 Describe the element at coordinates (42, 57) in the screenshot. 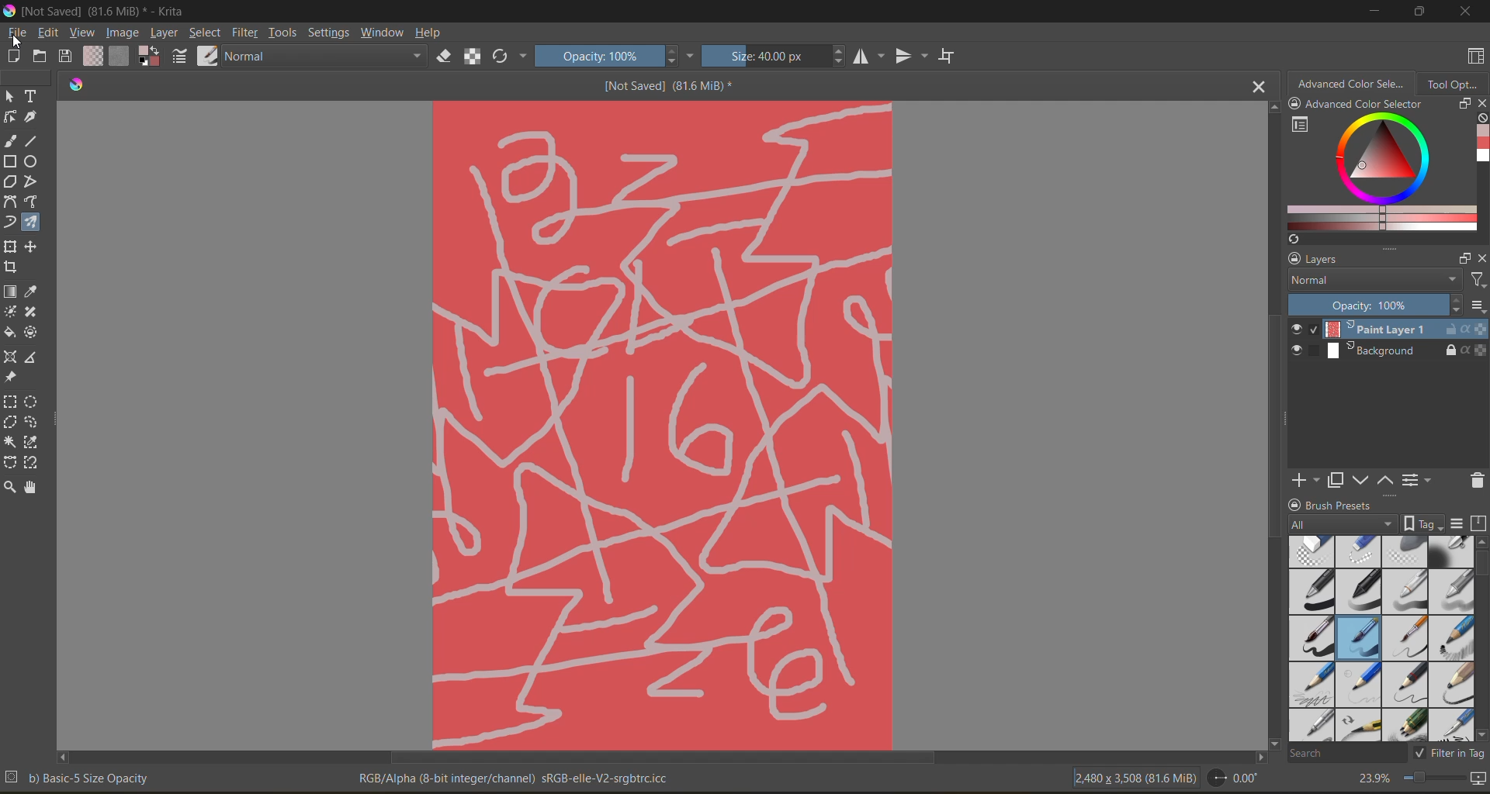

I see `open` at that location.